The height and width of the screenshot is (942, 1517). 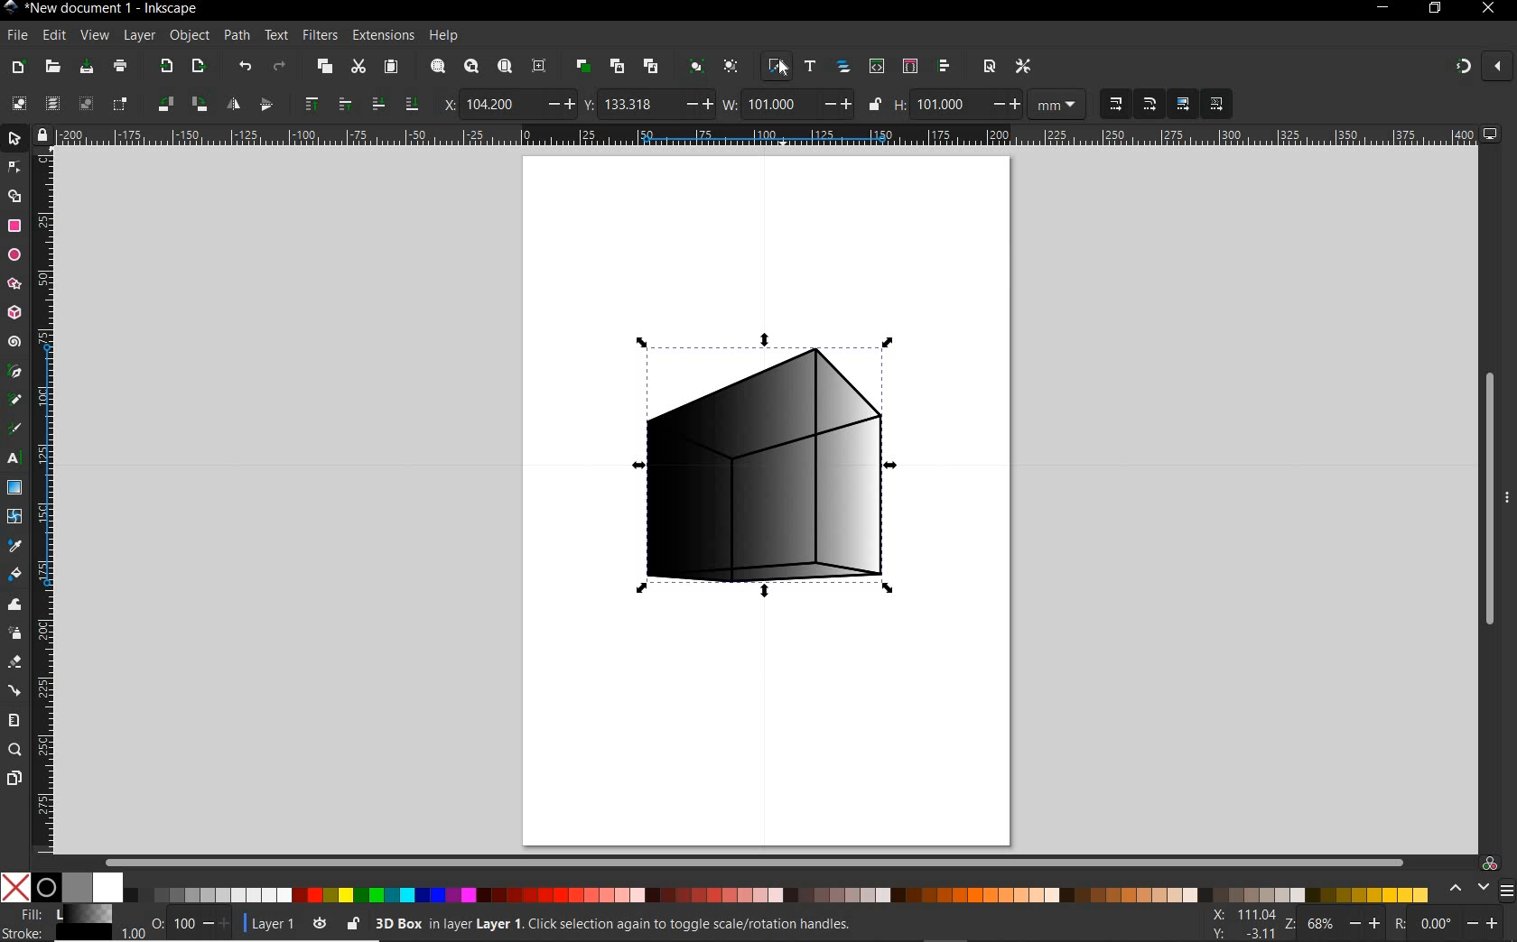 I want to click on FILE, so click(x=17, y=36).